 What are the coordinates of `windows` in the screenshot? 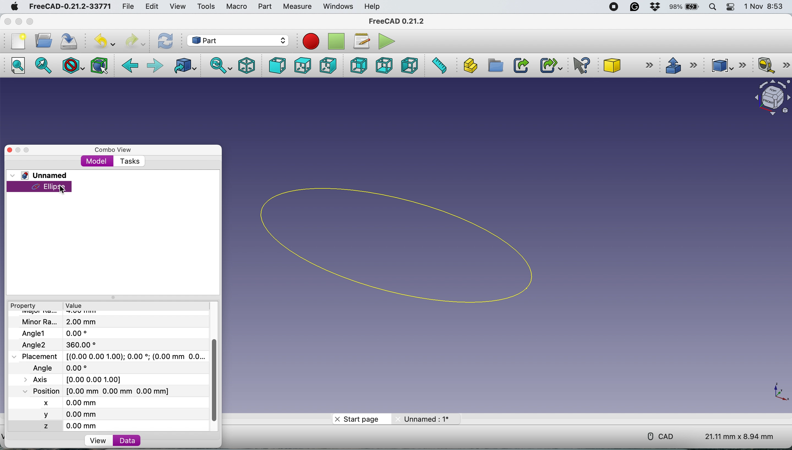 It's located at (336, 6).